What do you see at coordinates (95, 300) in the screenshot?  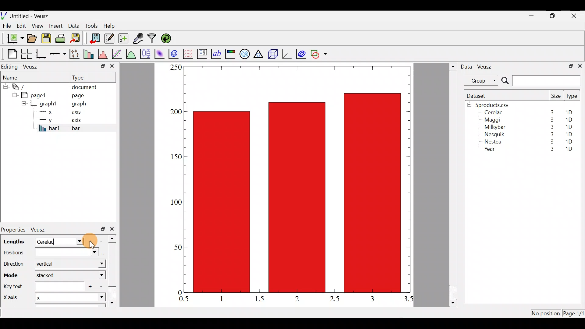 I see `x-axis dropdown` at bounding box center [95, 300].